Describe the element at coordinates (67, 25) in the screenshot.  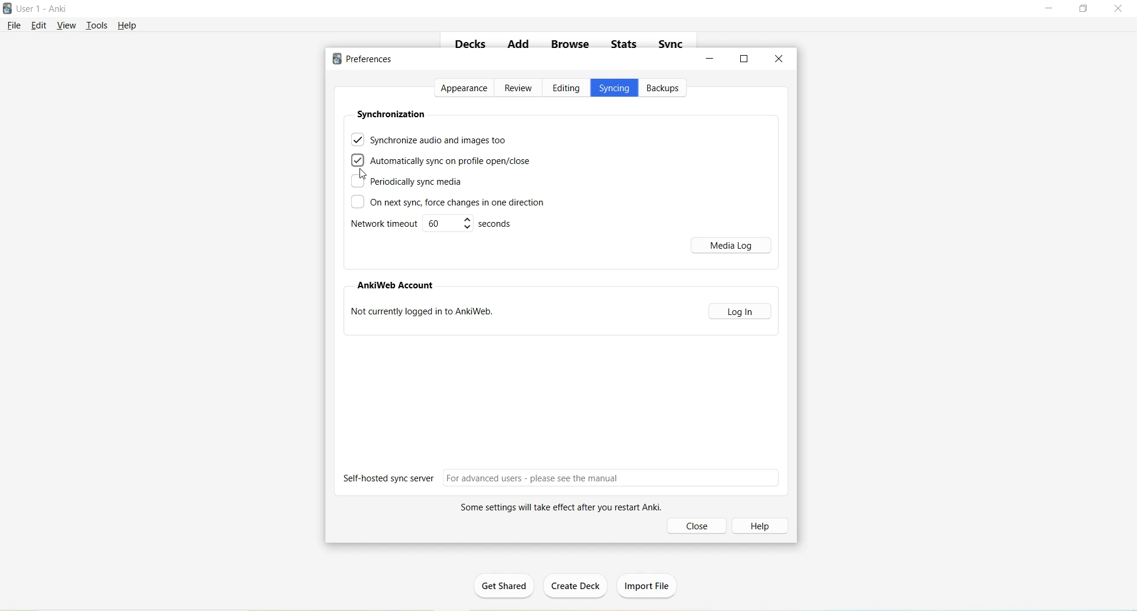
I see `View` at that location.